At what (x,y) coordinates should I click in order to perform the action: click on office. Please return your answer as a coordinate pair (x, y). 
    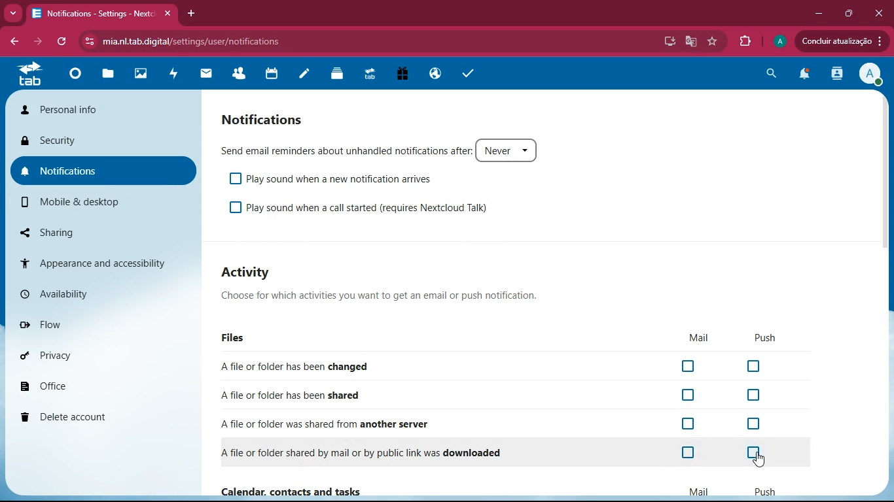
    Looking at the image, I should click on (91, 387).